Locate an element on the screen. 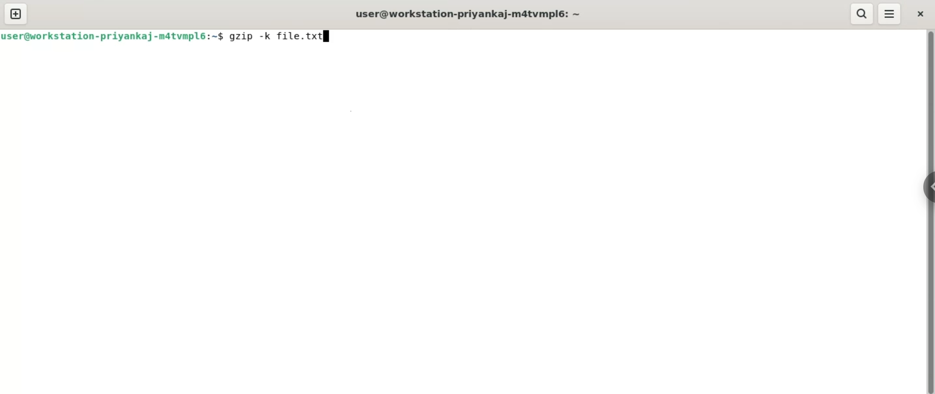 This screenshot has height=394, width=935.  user@workstation-priyanka-m4tvmpl6:~ is located at coordinates (471, 14).